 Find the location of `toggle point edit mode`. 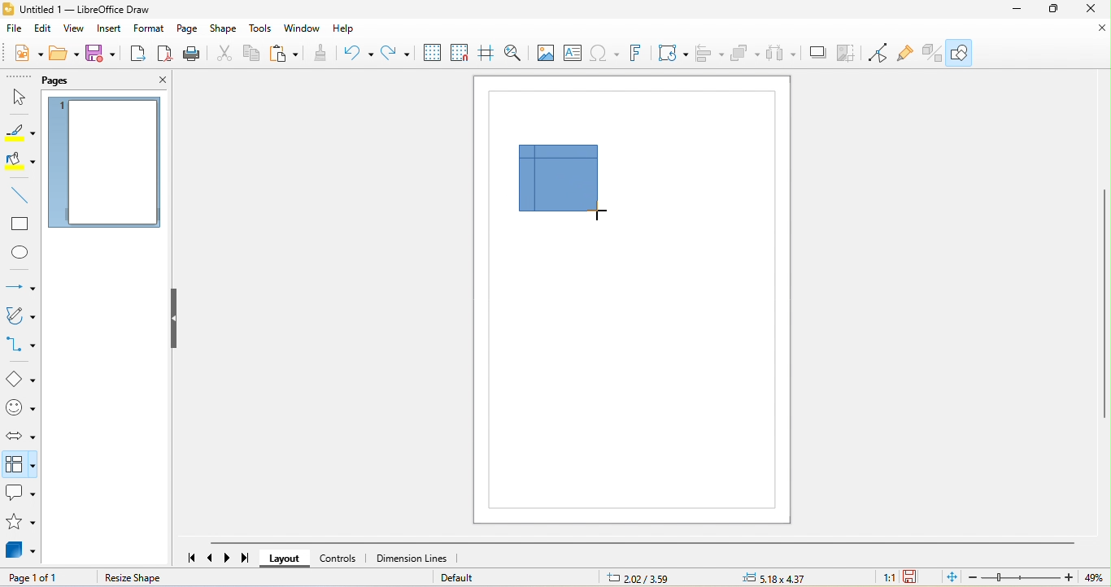

toggle point edit mode is located at coordinates (882, 54).